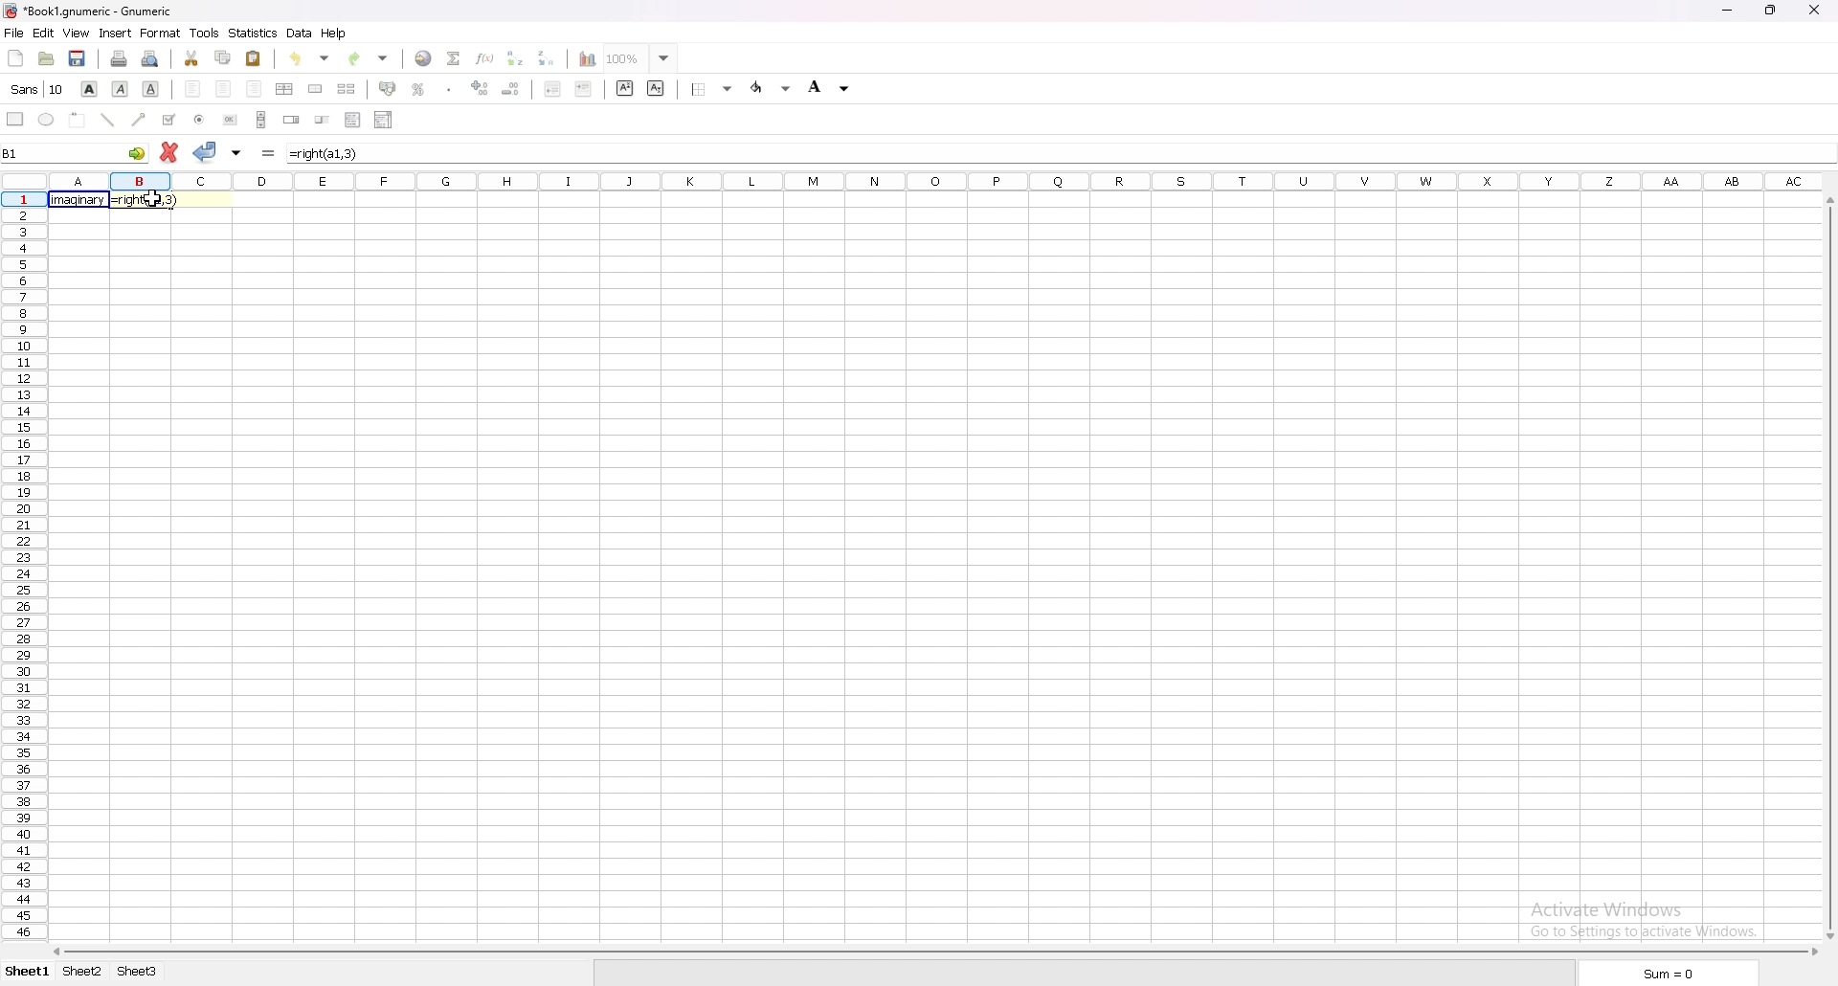 The width and height of the screenshot is (1838, 986). Describe the element at coordinates (301, 34) in the screenshot. I see `data` at that location.